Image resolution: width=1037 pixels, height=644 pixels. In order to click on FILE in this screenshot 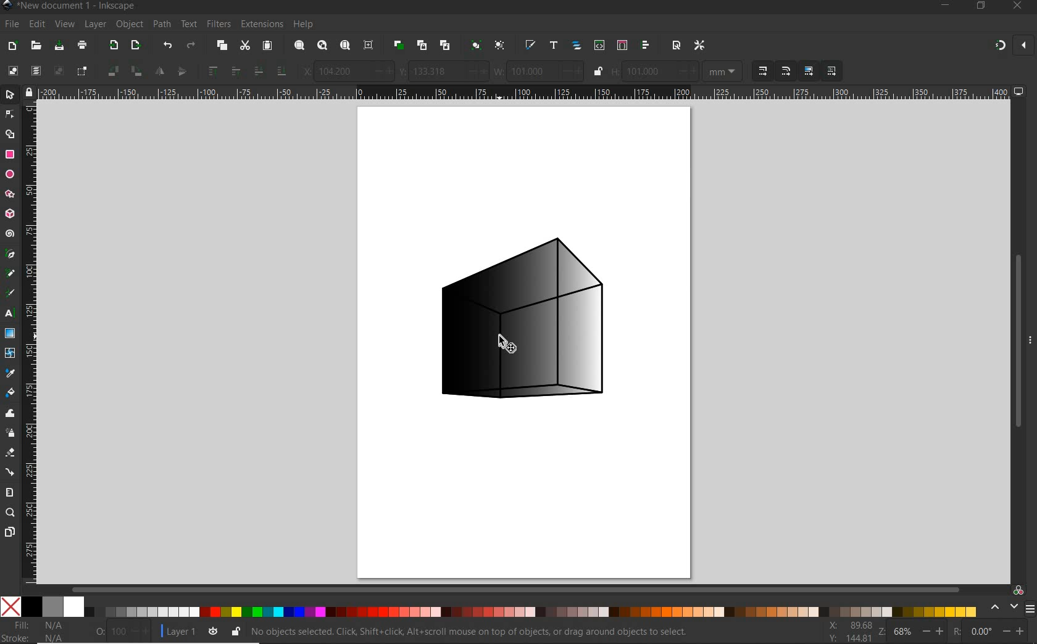, I will do `click(12, 25)`.